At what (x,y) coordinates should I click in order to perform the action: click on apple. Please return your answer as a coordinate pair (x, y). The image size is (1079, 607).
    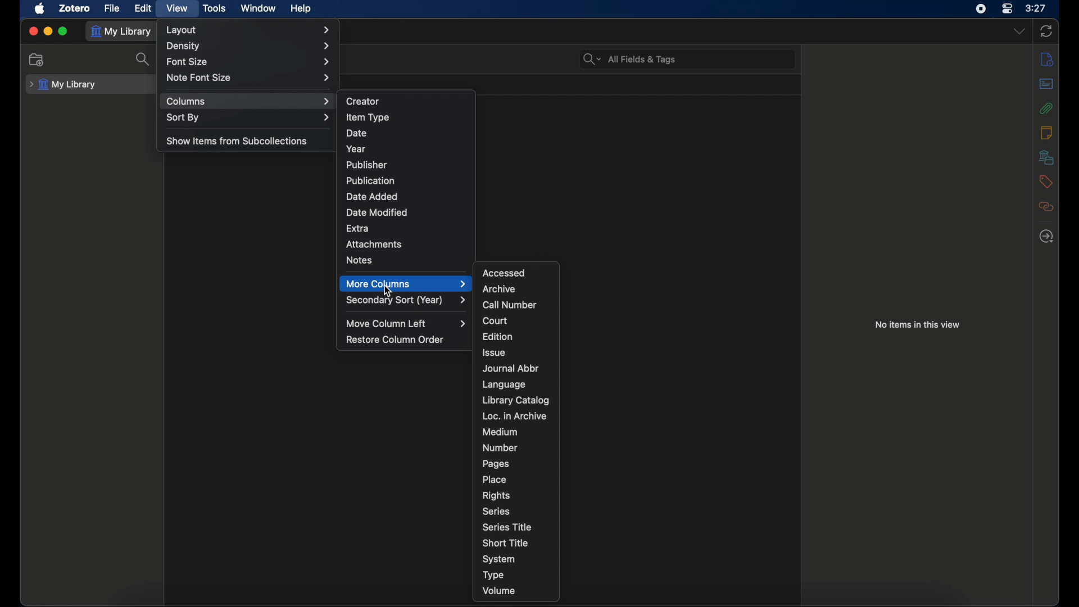
    Looking at the image, I should click on (40, 8).